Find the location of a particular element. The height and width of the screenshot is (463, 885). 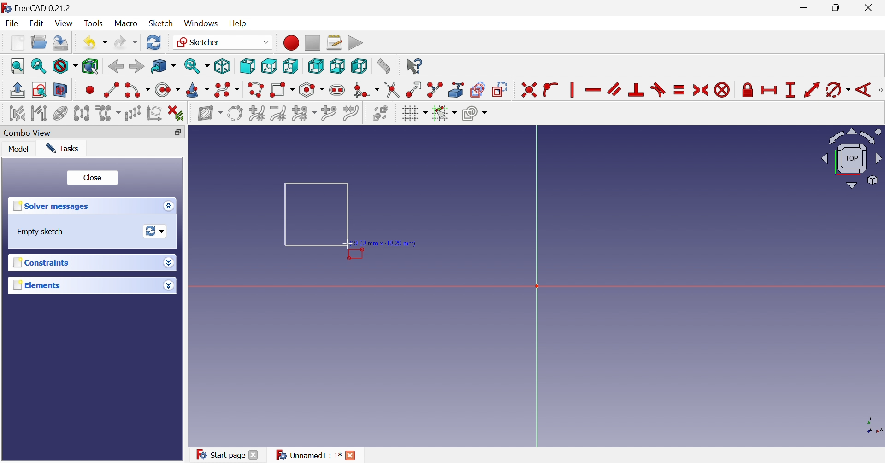

Constrain vertical distance is located at coordinates (790, 90).